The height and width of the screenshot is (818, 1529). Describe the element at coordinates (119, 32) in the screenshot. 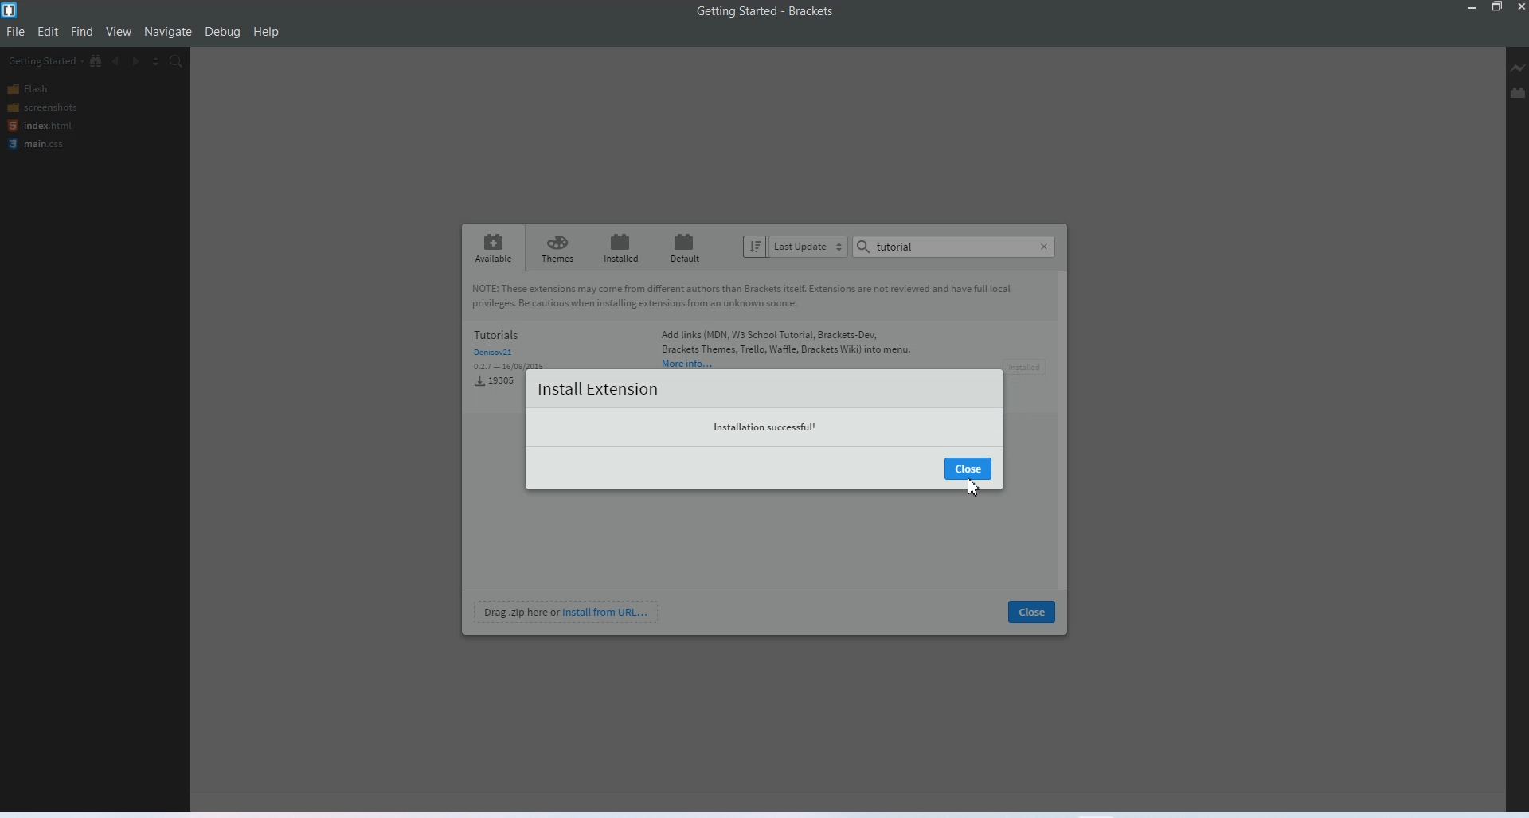

I see `View` at that location.